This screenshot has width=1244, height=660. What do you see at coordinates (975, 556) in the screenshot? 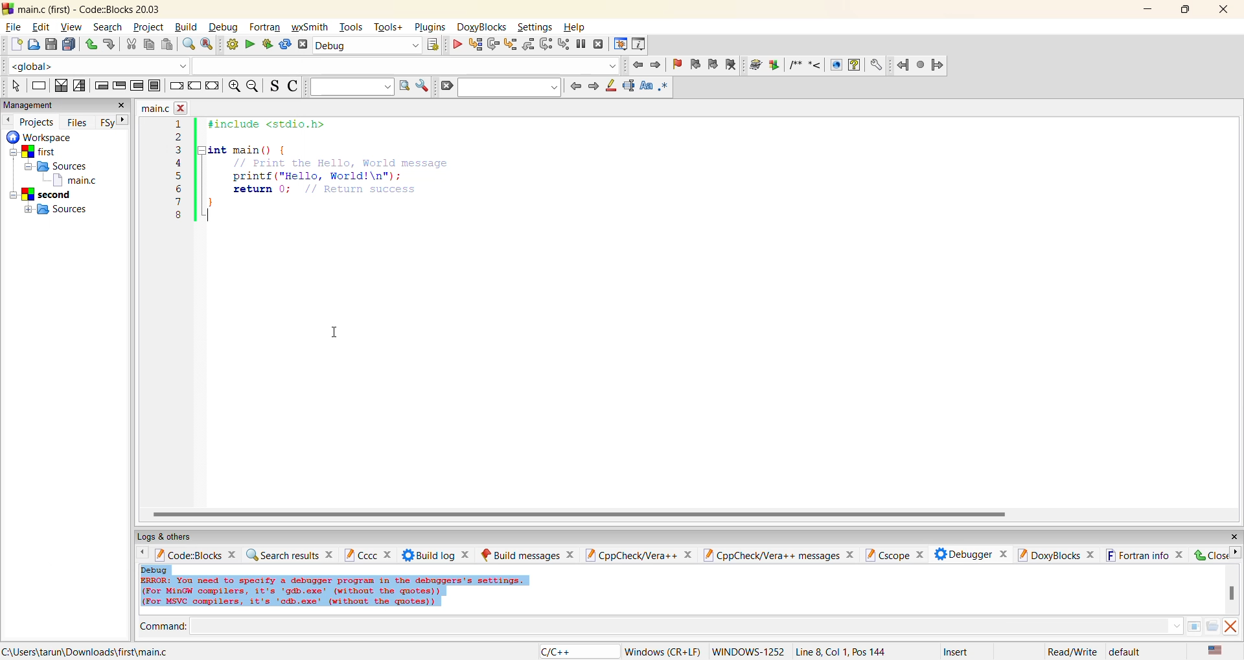
I see `debugger` at bounding box center [975, 556].